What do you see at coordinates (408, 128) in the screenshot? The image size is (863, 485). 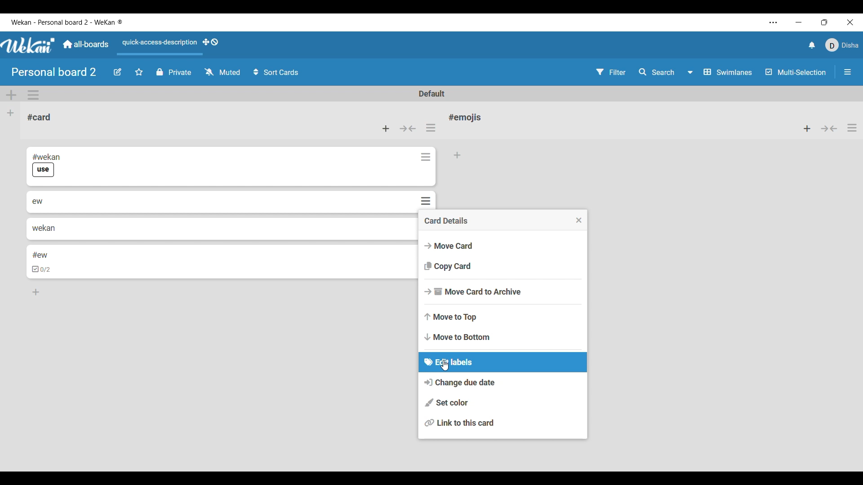 I see `Collapse` at bounding box center [408, 128].